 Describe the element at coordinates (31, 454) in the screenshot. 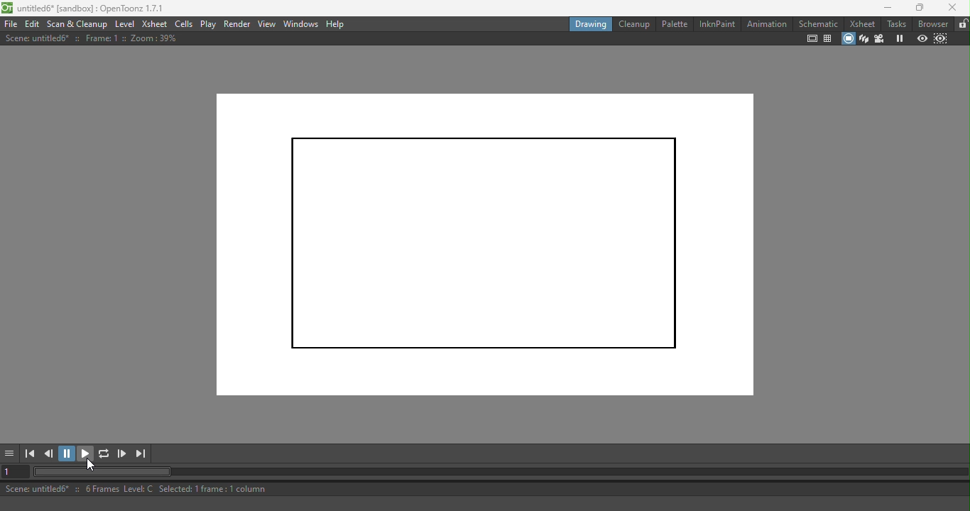

I see `First frame` at that location.